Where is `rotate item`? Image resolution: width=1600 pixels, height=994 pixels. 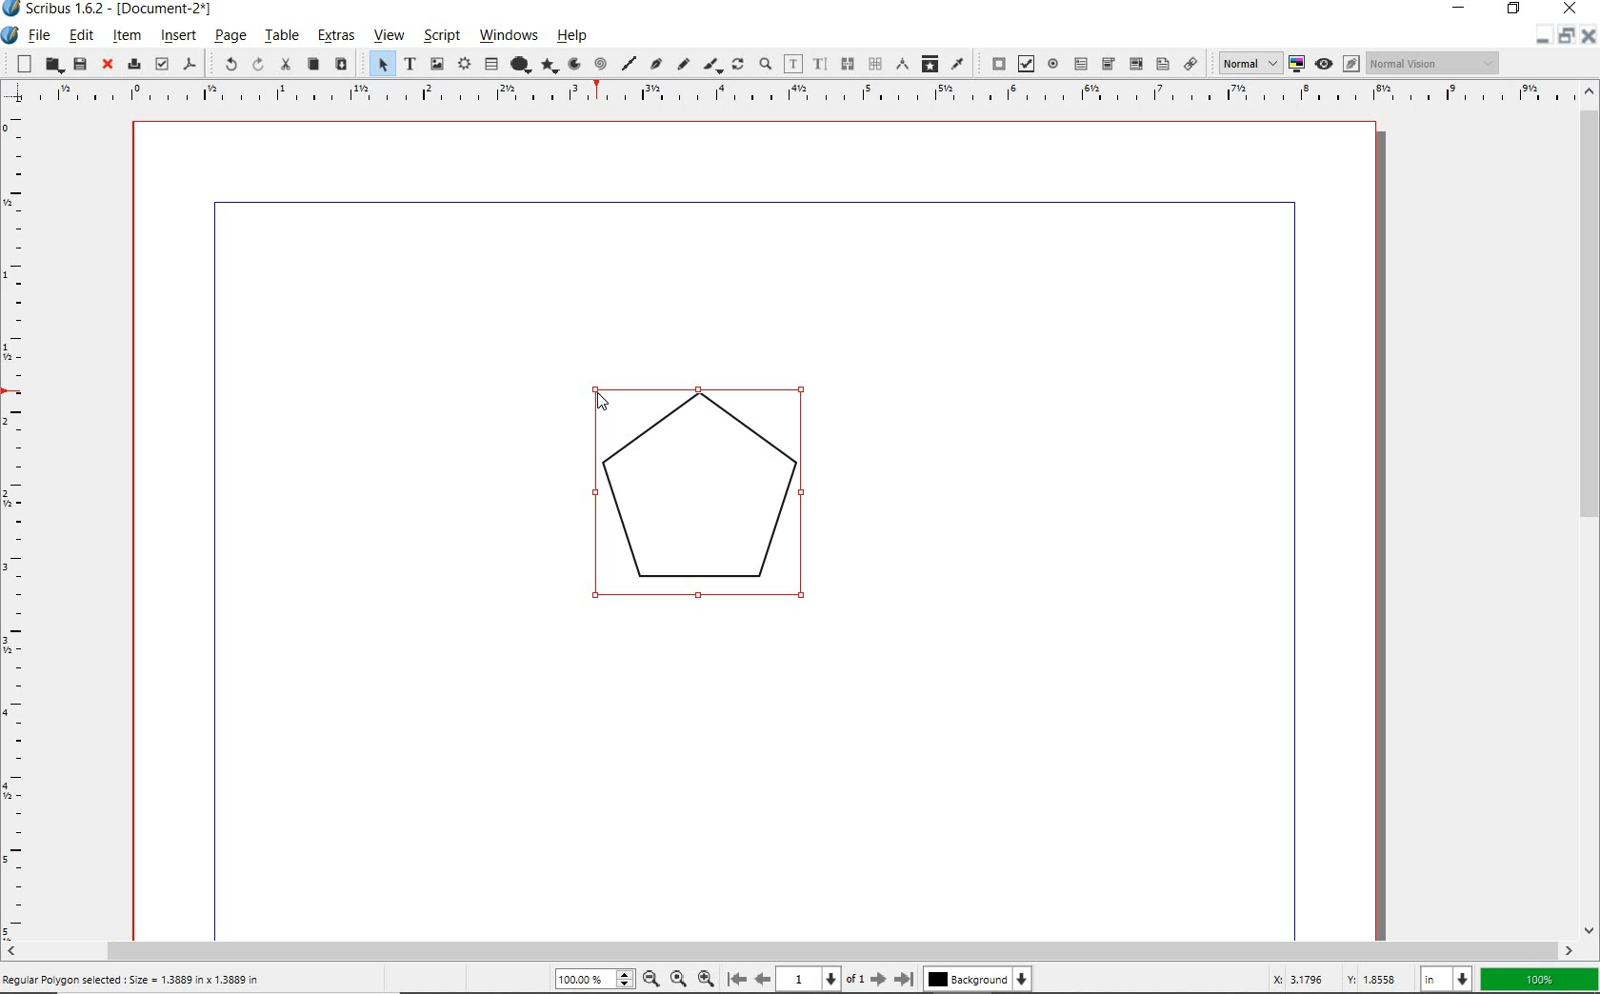
rotate item is located at coordinates (739, 65).